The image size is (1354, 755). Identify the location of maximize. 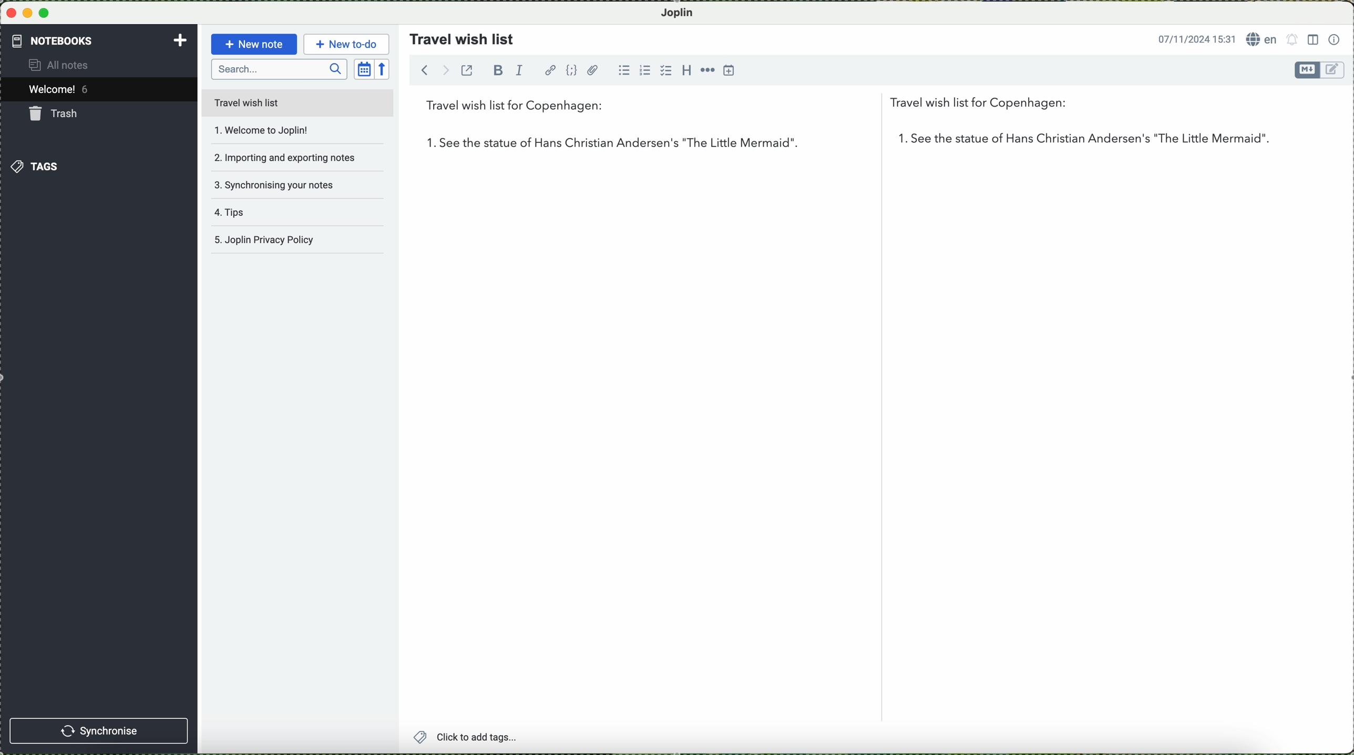
(47, 13).